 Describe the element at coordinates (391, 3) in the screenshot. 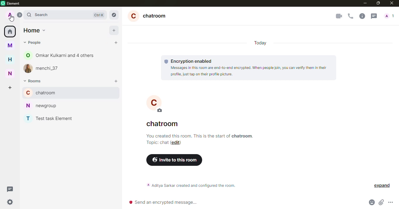

I see `close` at that location.